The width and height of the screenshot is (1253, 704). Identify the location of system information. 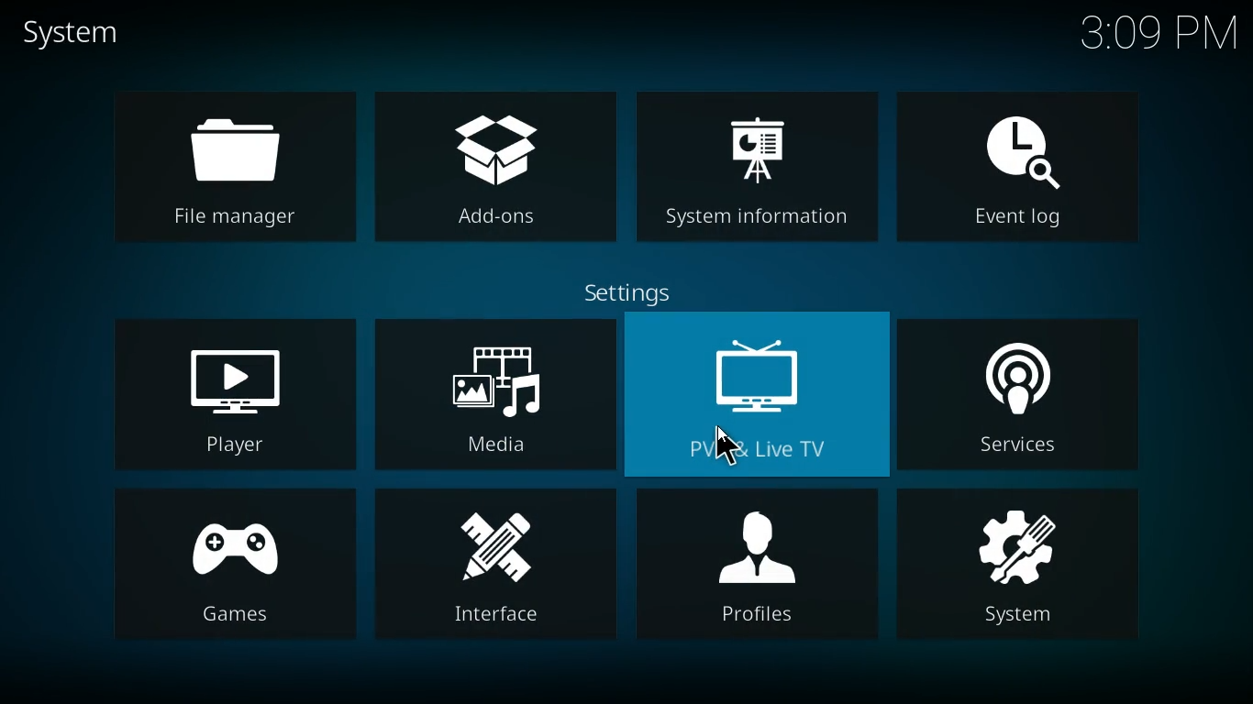
(761, 170).